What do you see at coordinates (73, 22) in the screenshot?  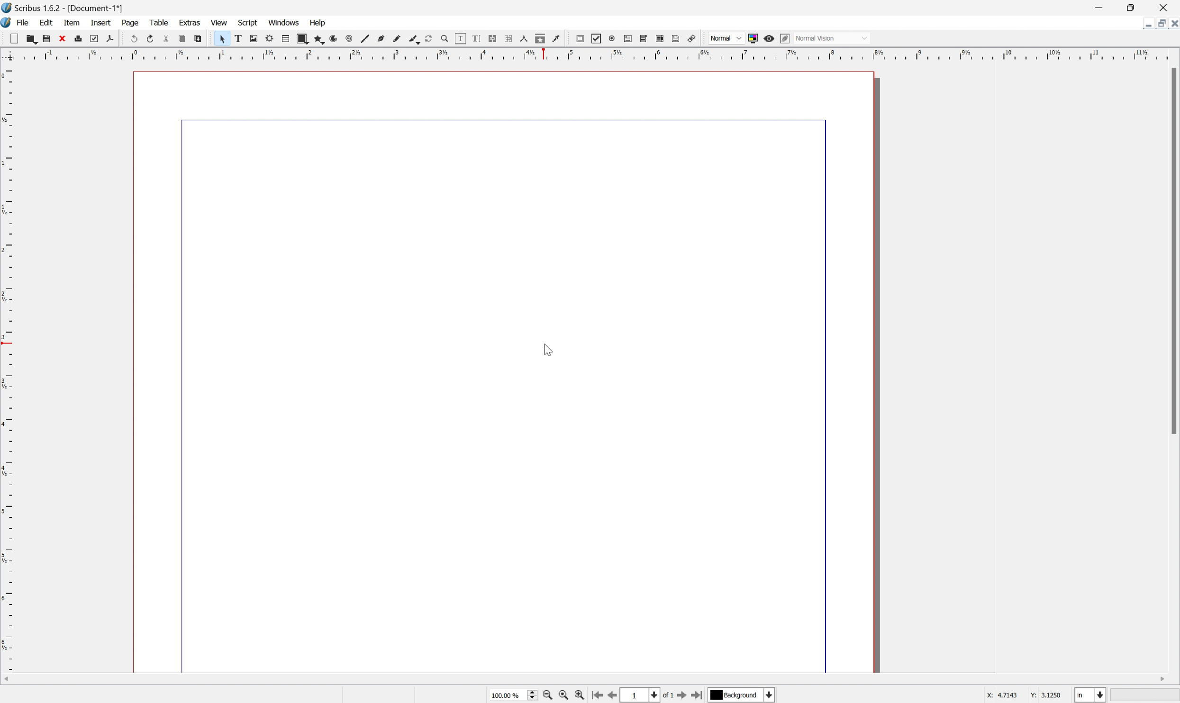 I see `item` at bounding box center [73, 22].